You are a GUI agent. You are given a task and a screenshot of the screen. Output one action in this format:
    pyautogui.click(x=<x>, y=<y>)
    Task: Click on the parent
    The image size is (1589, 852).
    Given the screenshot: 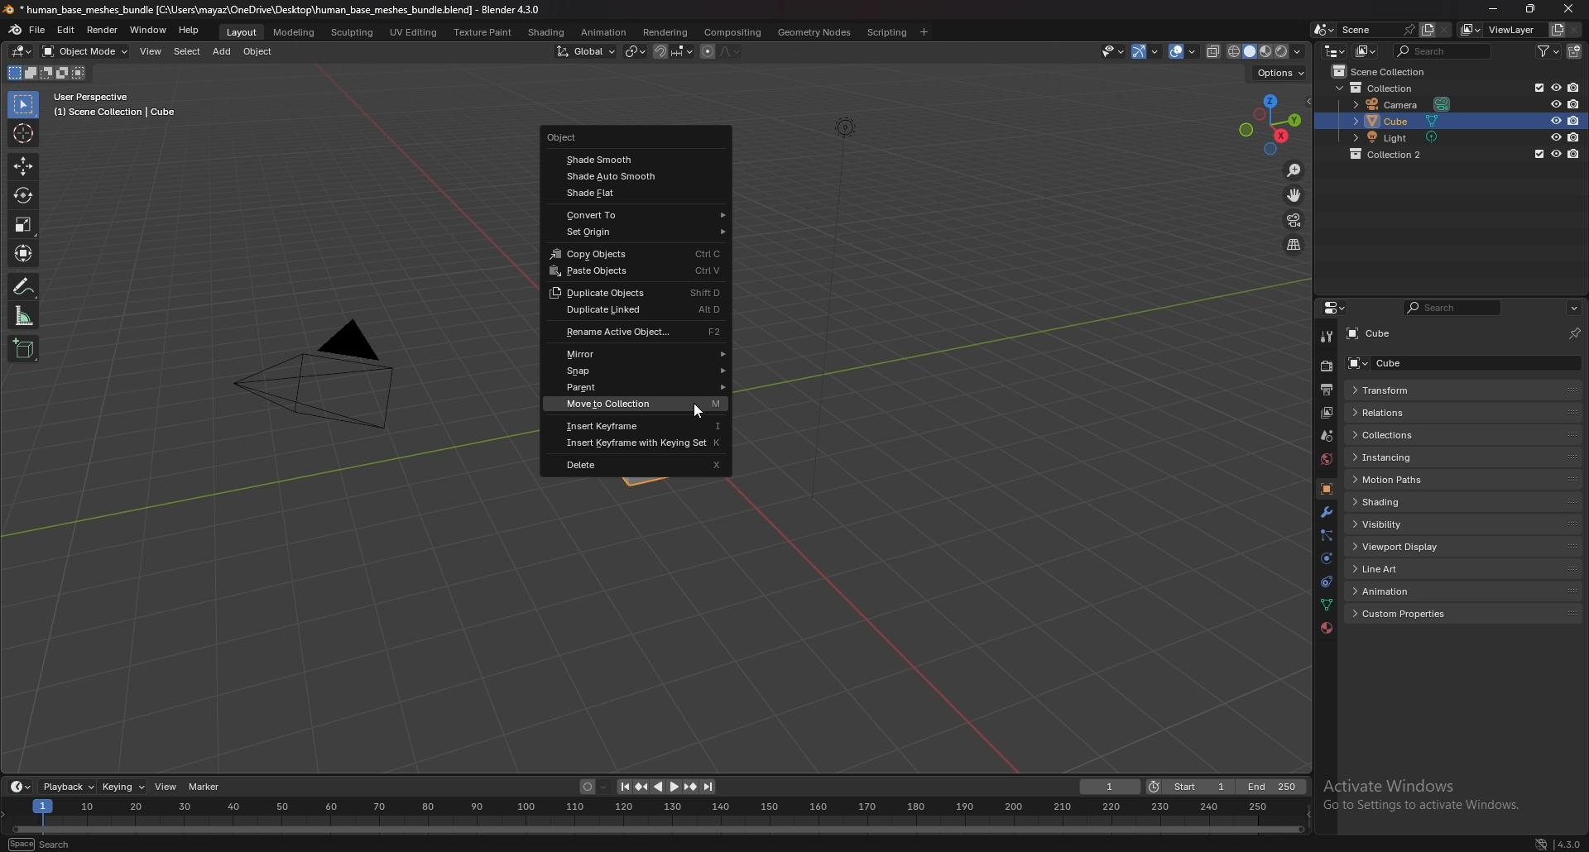 What is the action you would take?
    pyautogui.click(x=641, y=387)
    